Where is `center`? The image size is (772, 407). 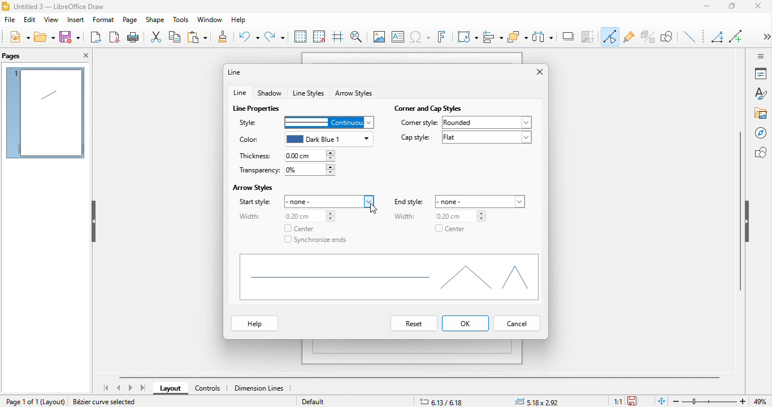
center is located at coordinates (451, 231).